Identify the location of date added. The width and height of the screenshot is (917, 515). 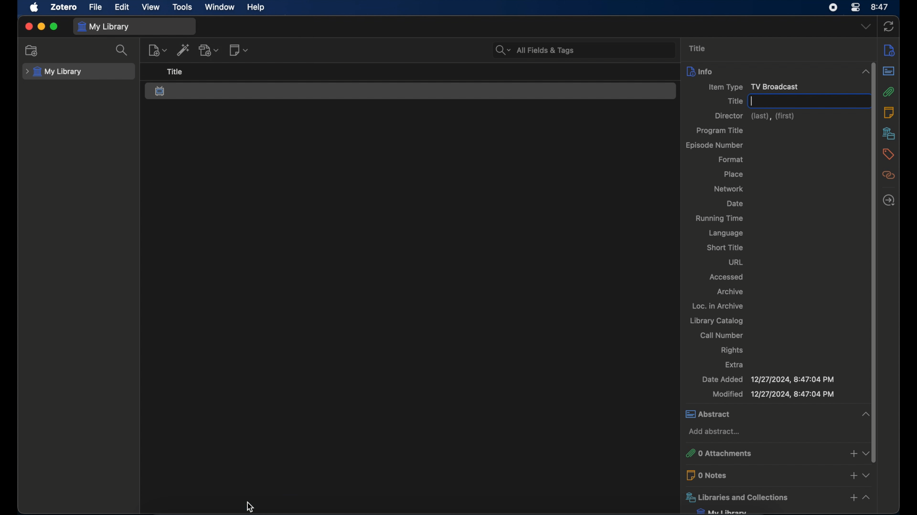
(768, 379).